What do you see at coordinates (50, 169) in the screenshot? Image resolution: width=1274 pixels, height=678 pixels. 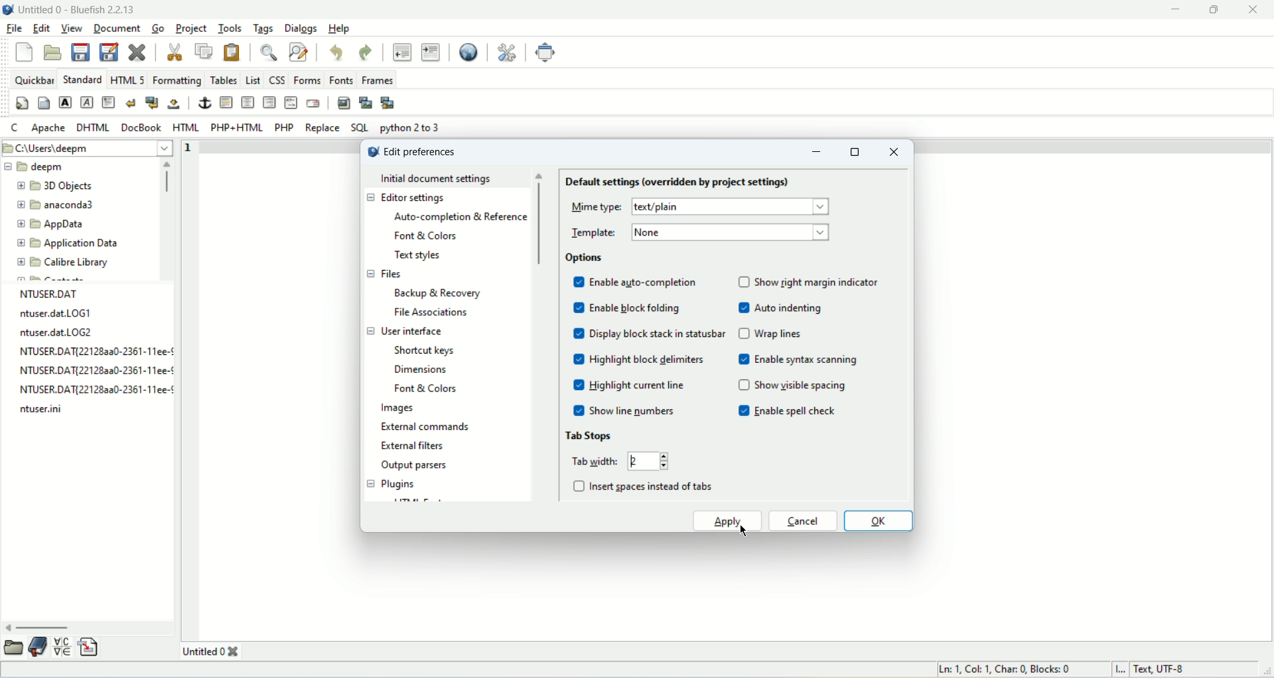 I see `deepm` at bounding box center [50, 169].